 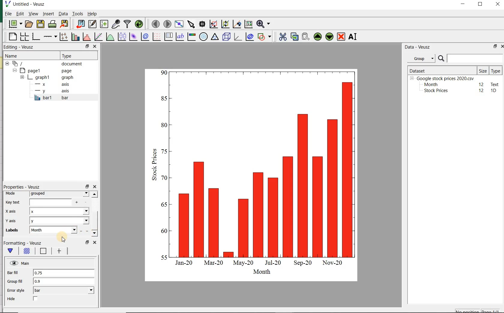 I want to click on Editing - Veusz, so click(x=19, y=47).